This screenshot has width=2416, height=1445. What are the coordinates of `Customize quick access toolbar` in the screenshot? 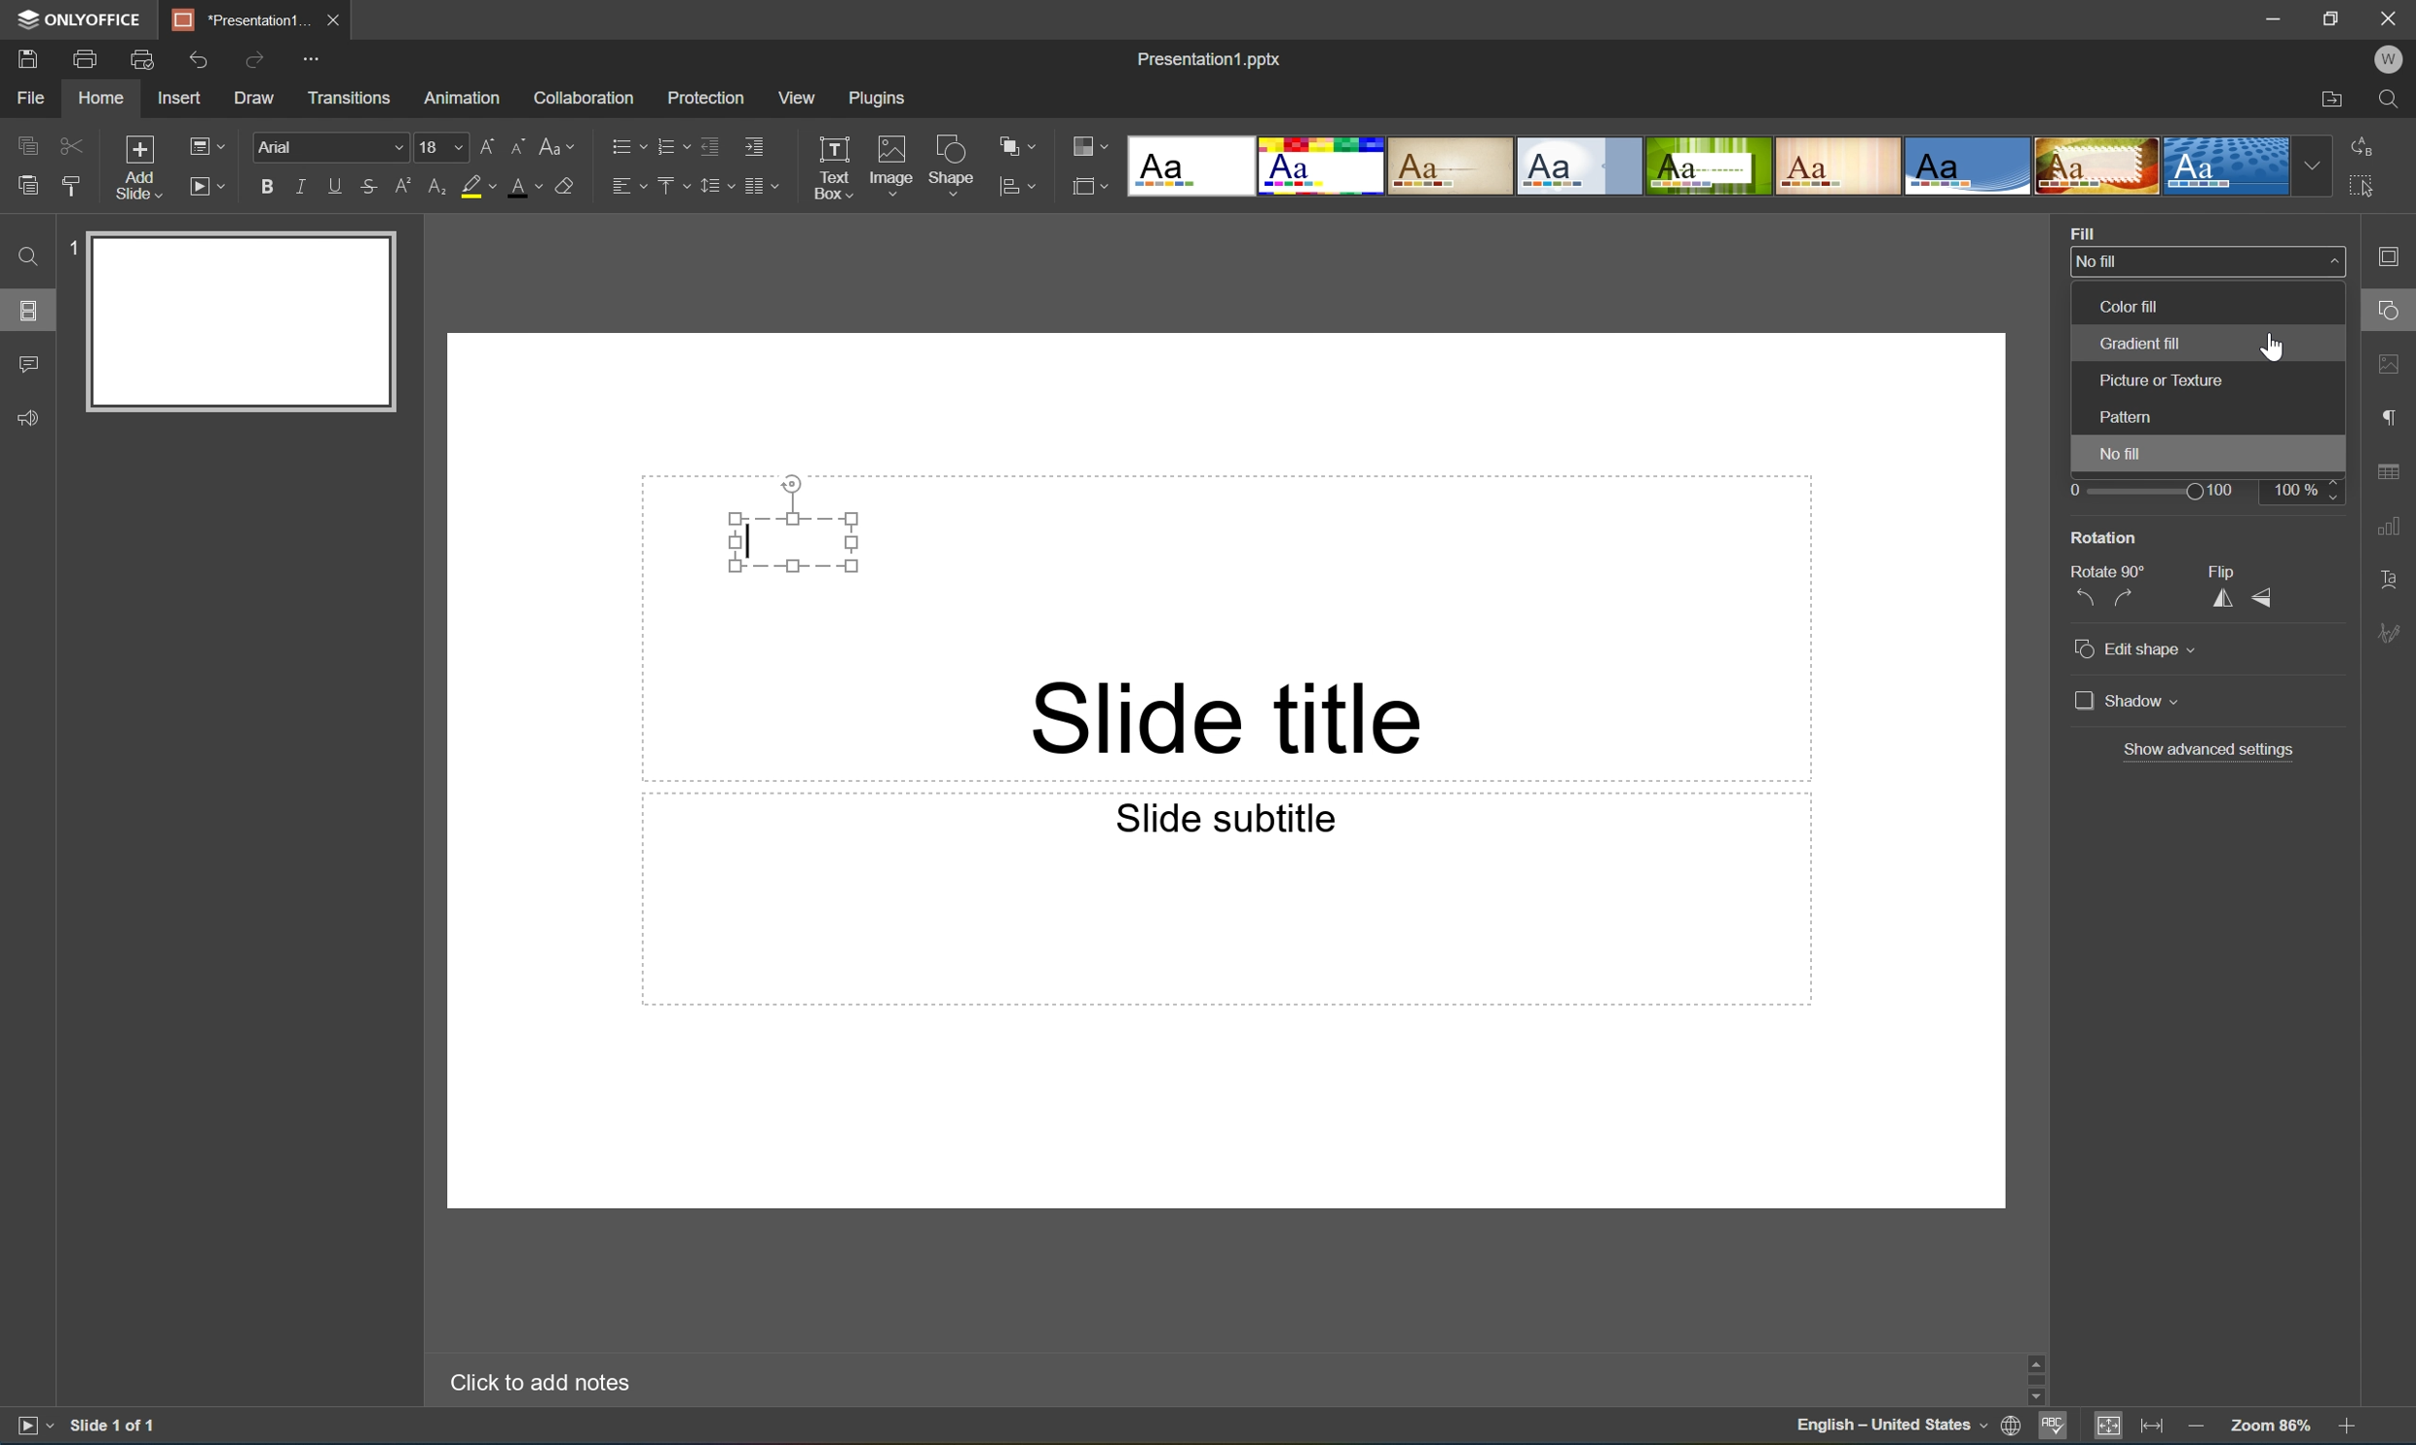 It's located at (318, 56).